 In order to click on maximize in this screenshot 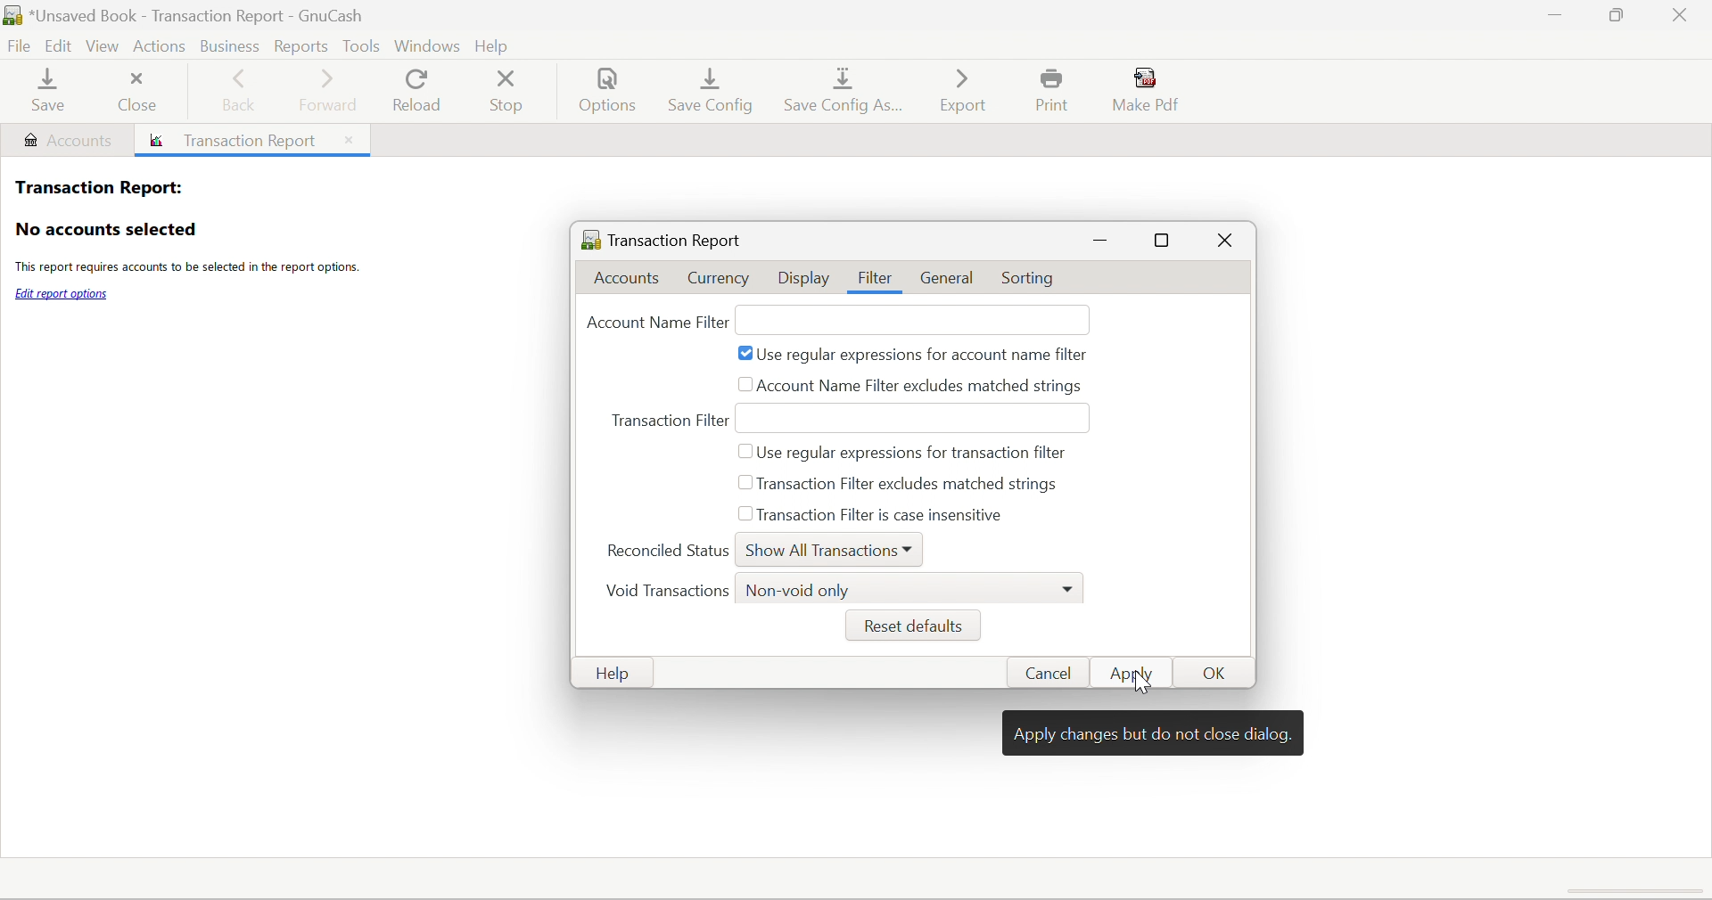, I will do `click(1165, 242)`.